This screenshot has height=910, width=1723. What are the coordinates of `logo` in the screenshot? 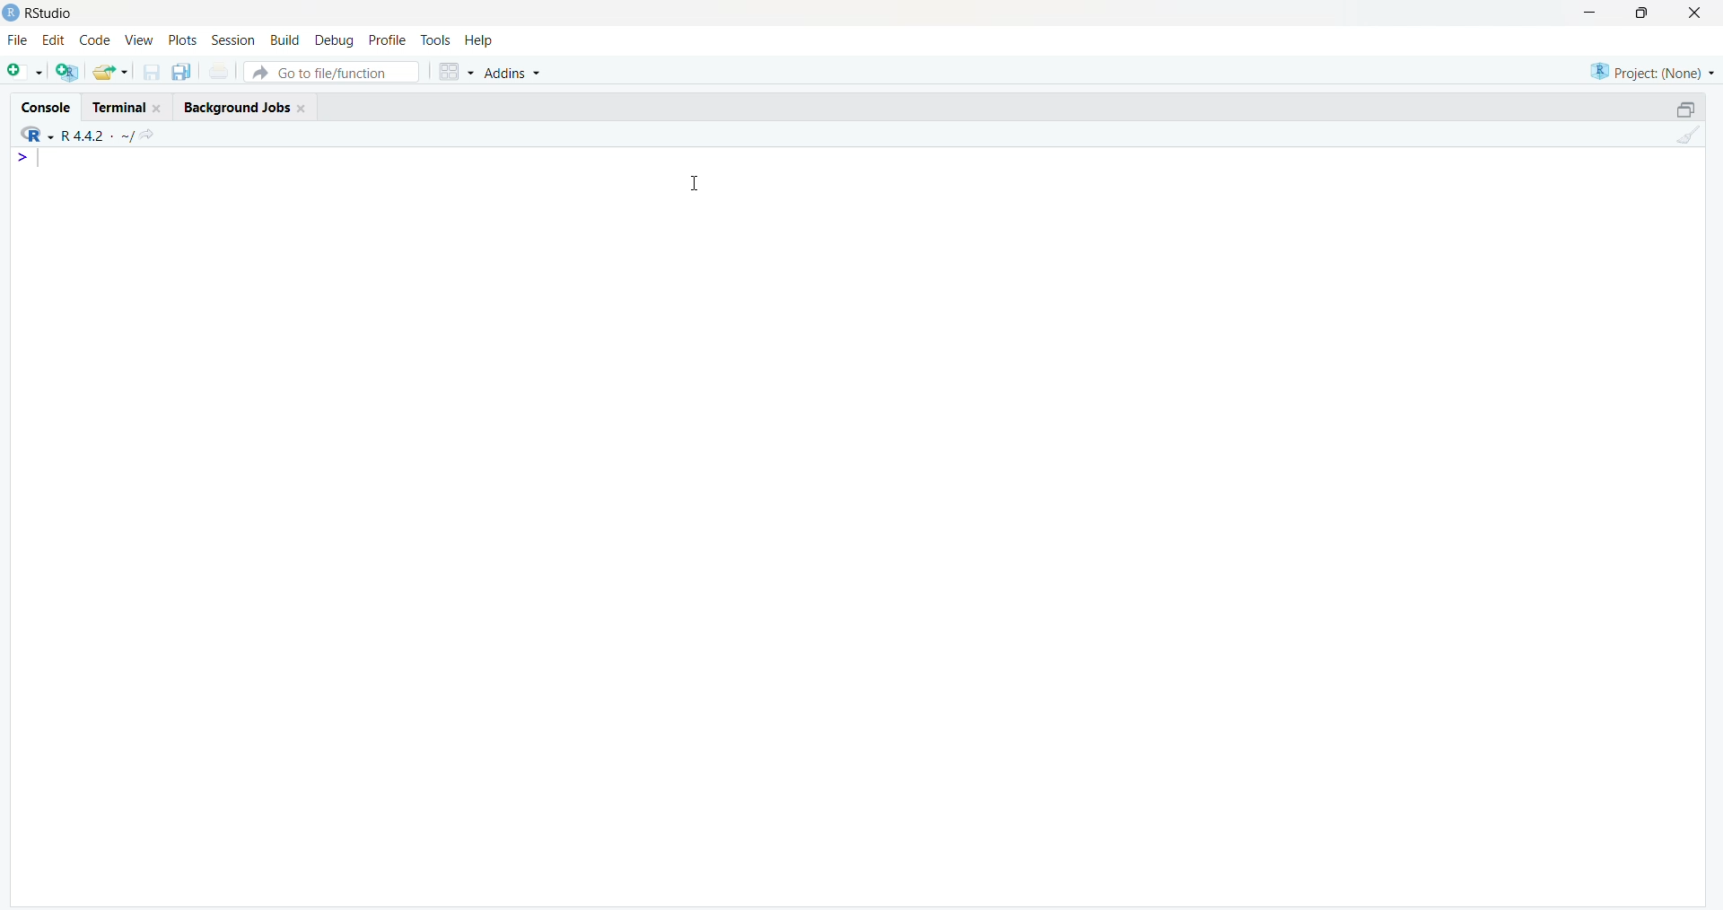 It's located at (11, 13).